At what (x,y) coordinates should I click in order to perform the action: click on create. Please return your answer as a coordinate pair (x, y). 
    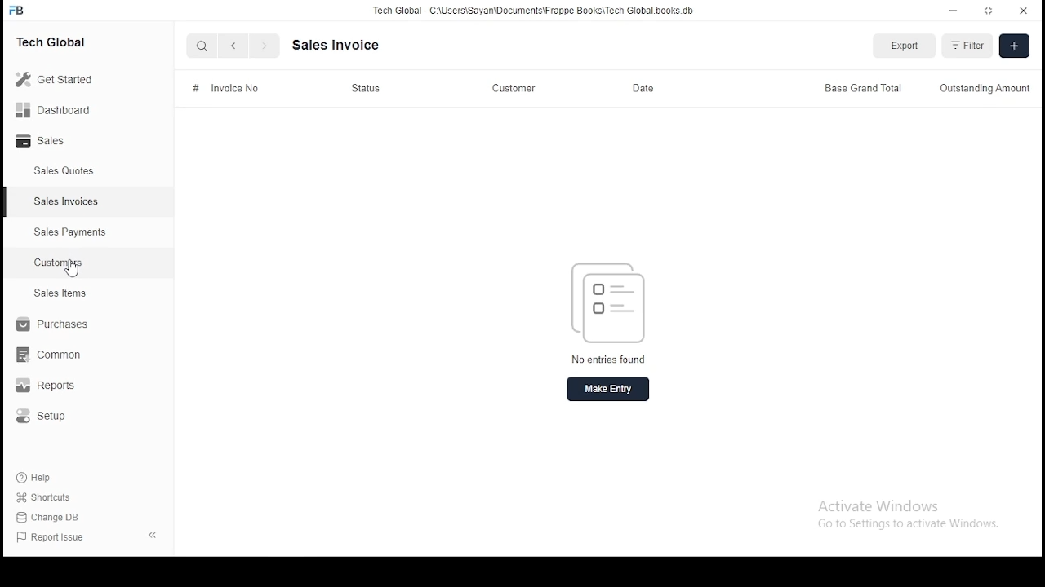
    Looking at the image, I should click on (1013, 46).